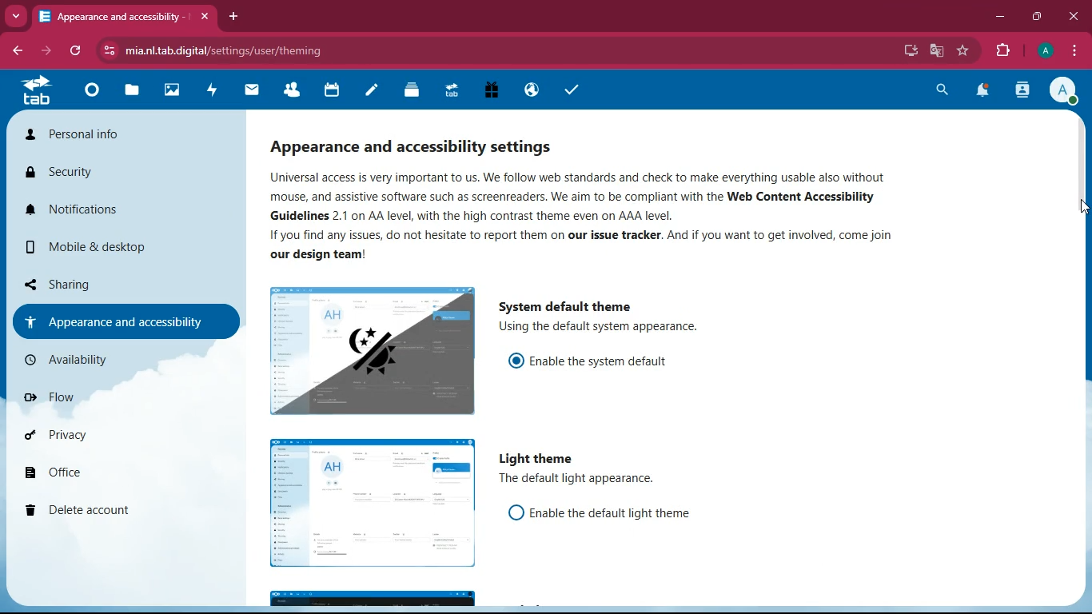  Describe the element at coordinates (1023, 90) in the screenshot. I see `activity` at that location.